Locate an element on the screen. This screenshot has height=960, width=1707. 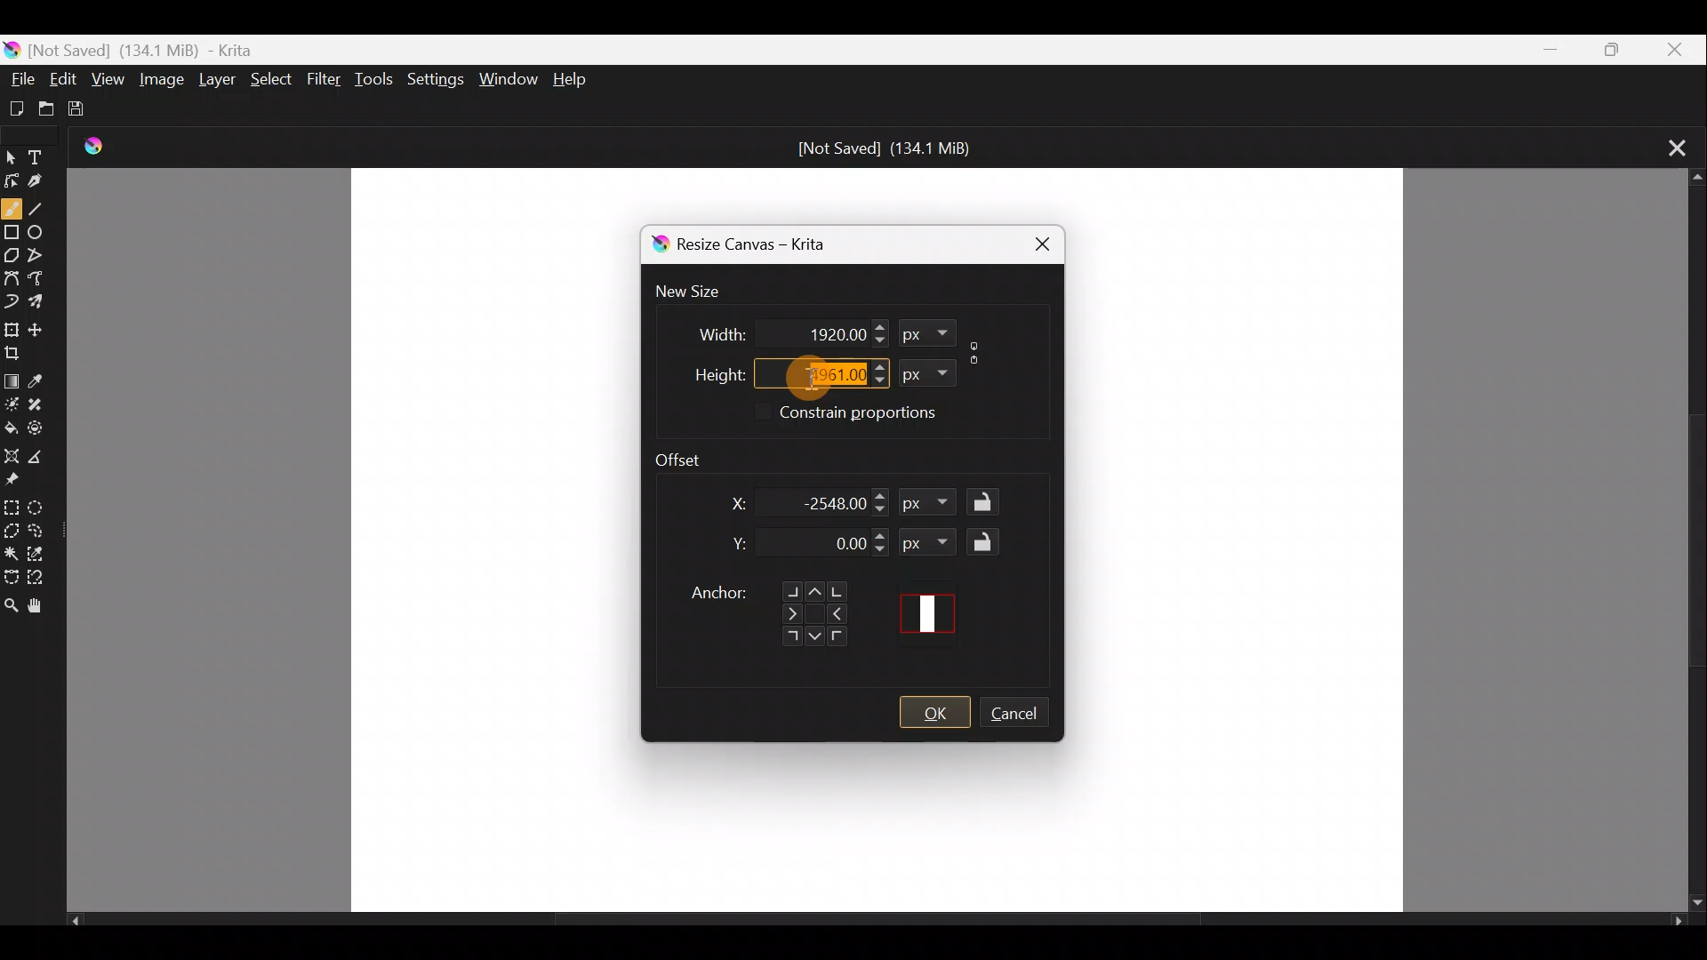
Fill a contiguous area of colour with colour/fill a selection is located at coordinates (11, 426).